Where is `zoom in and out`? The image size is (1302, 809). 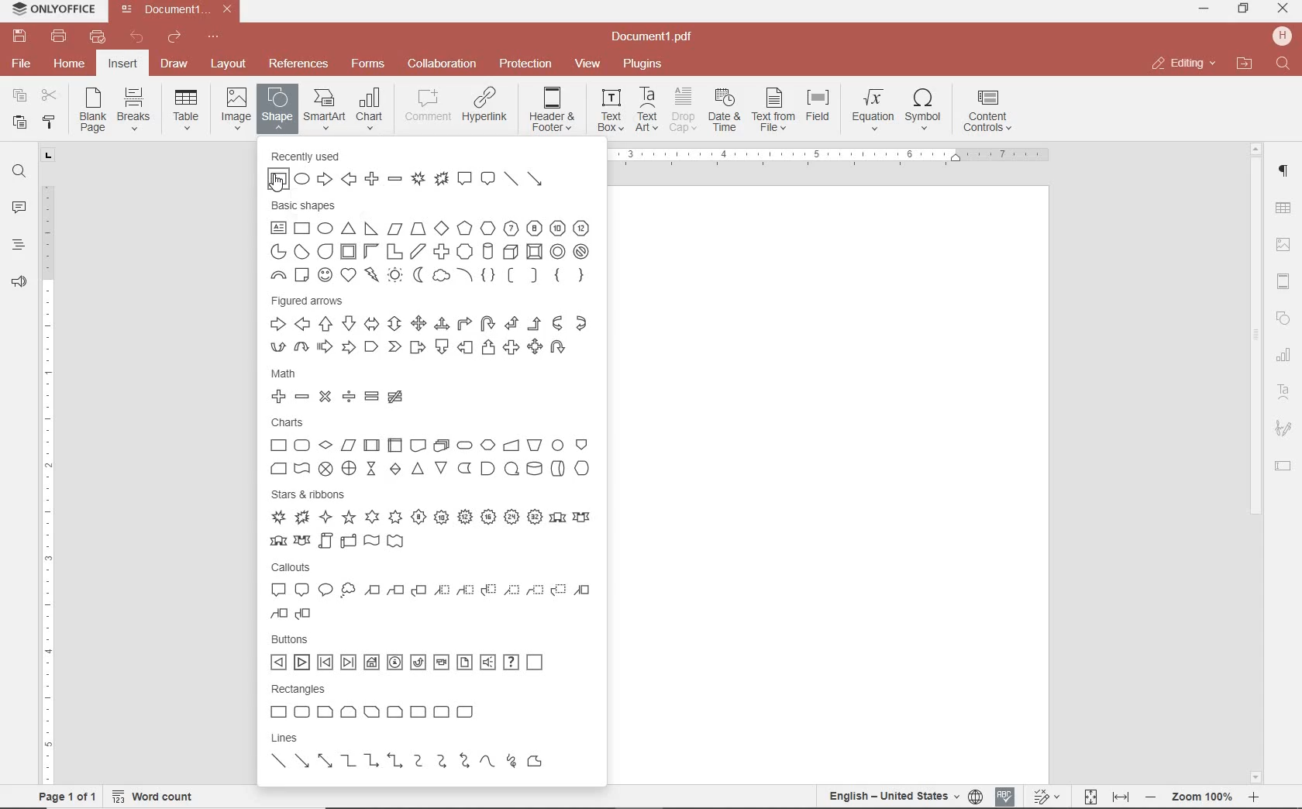 zoom in and out is located at coordinates (1202, 797).